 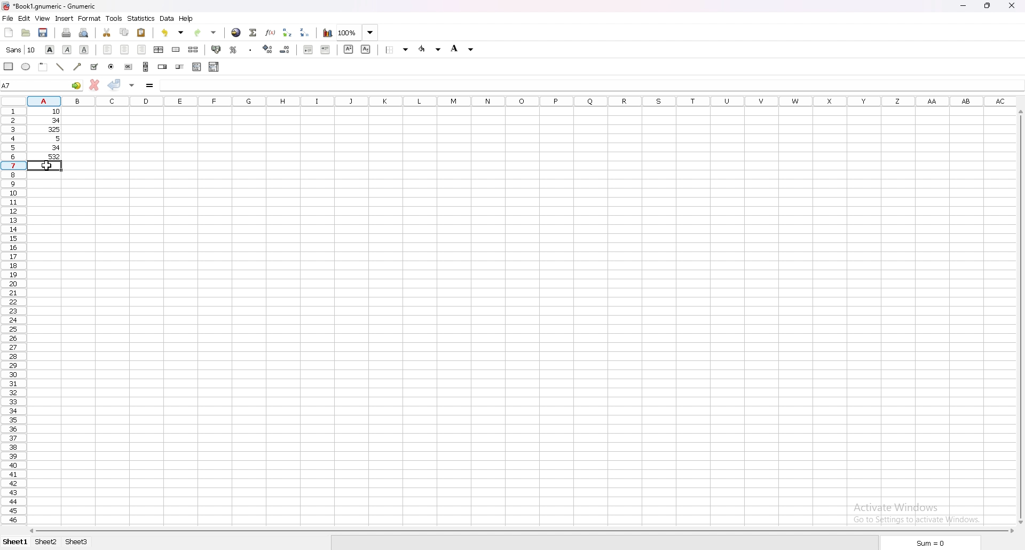 I want to click on frame, so click(x=43, y=66).